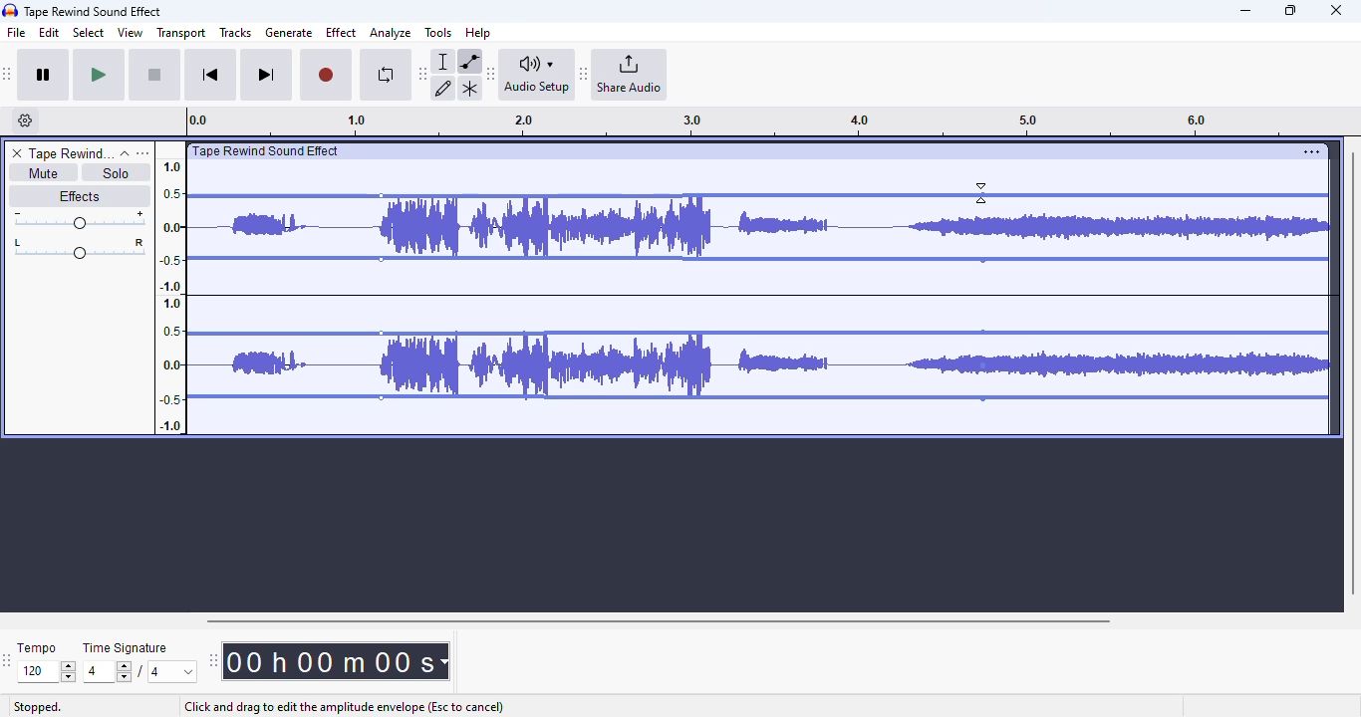 The image size is (1361, 717). What do you see at coordinates (381, 397) in the screenshot?
I see `control point` at bounding box center [381, 397].